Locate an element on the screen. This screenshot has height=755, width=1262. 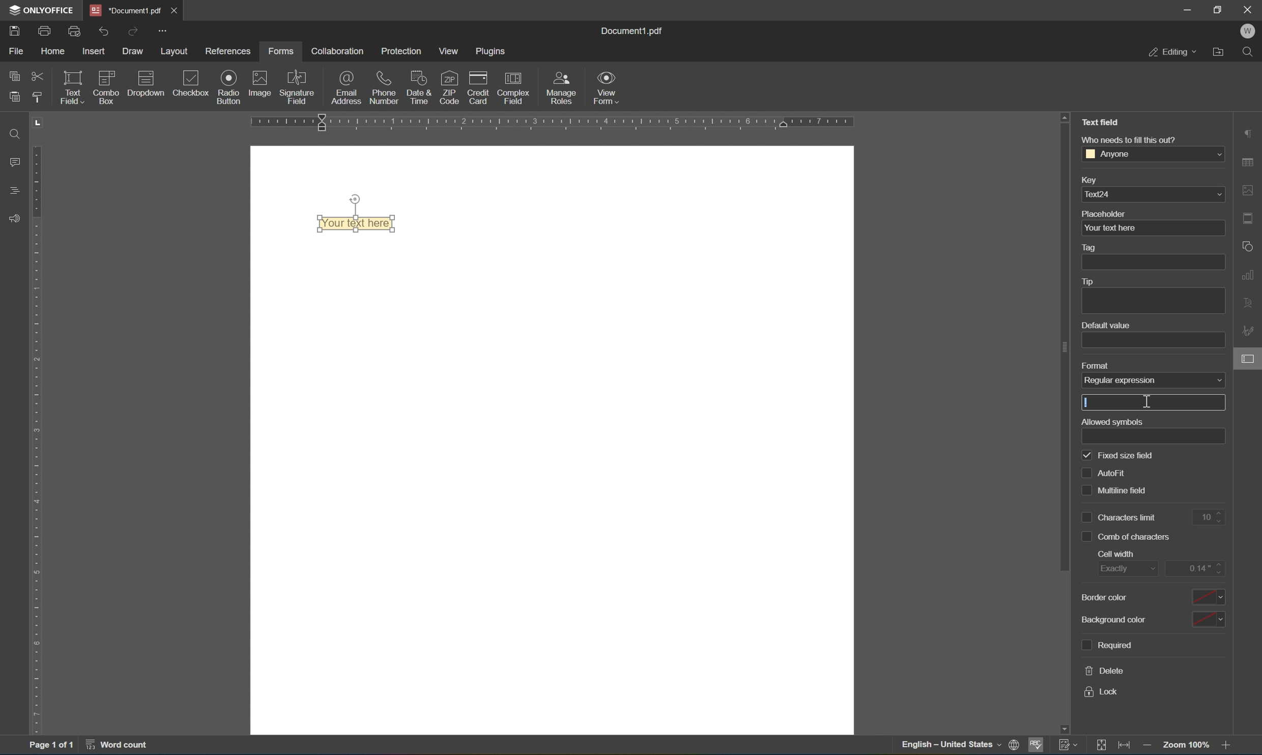
comb of characters is located at coordinates (1127, 537).